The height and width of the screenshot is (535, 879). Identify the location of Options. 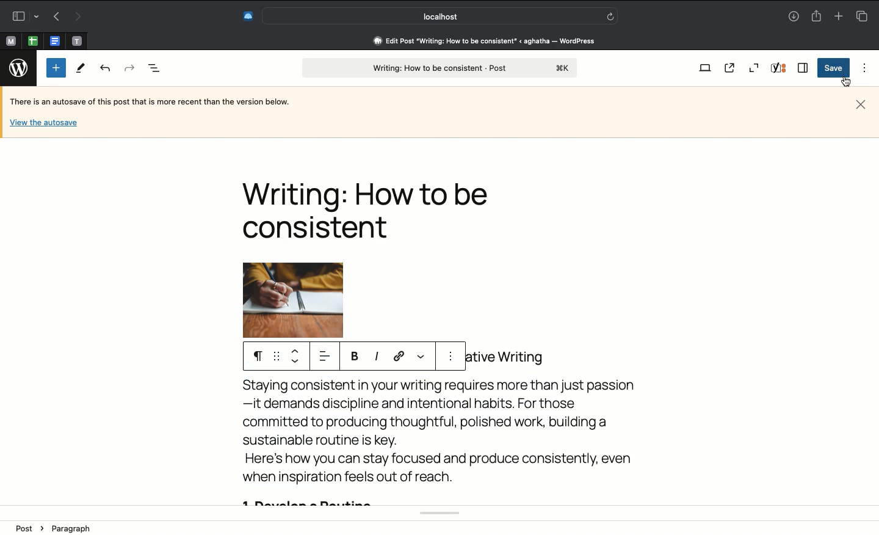
(452, 358).